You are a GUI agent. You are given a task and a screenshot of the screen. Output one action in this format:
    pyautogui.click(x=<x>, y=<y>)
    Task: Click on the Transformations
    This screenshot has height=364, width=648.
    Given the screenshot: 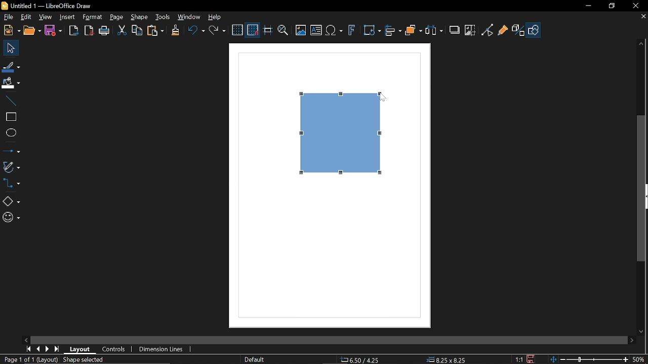 What is the action you would take?
    pyautogui.click(x=372, y=31)
    